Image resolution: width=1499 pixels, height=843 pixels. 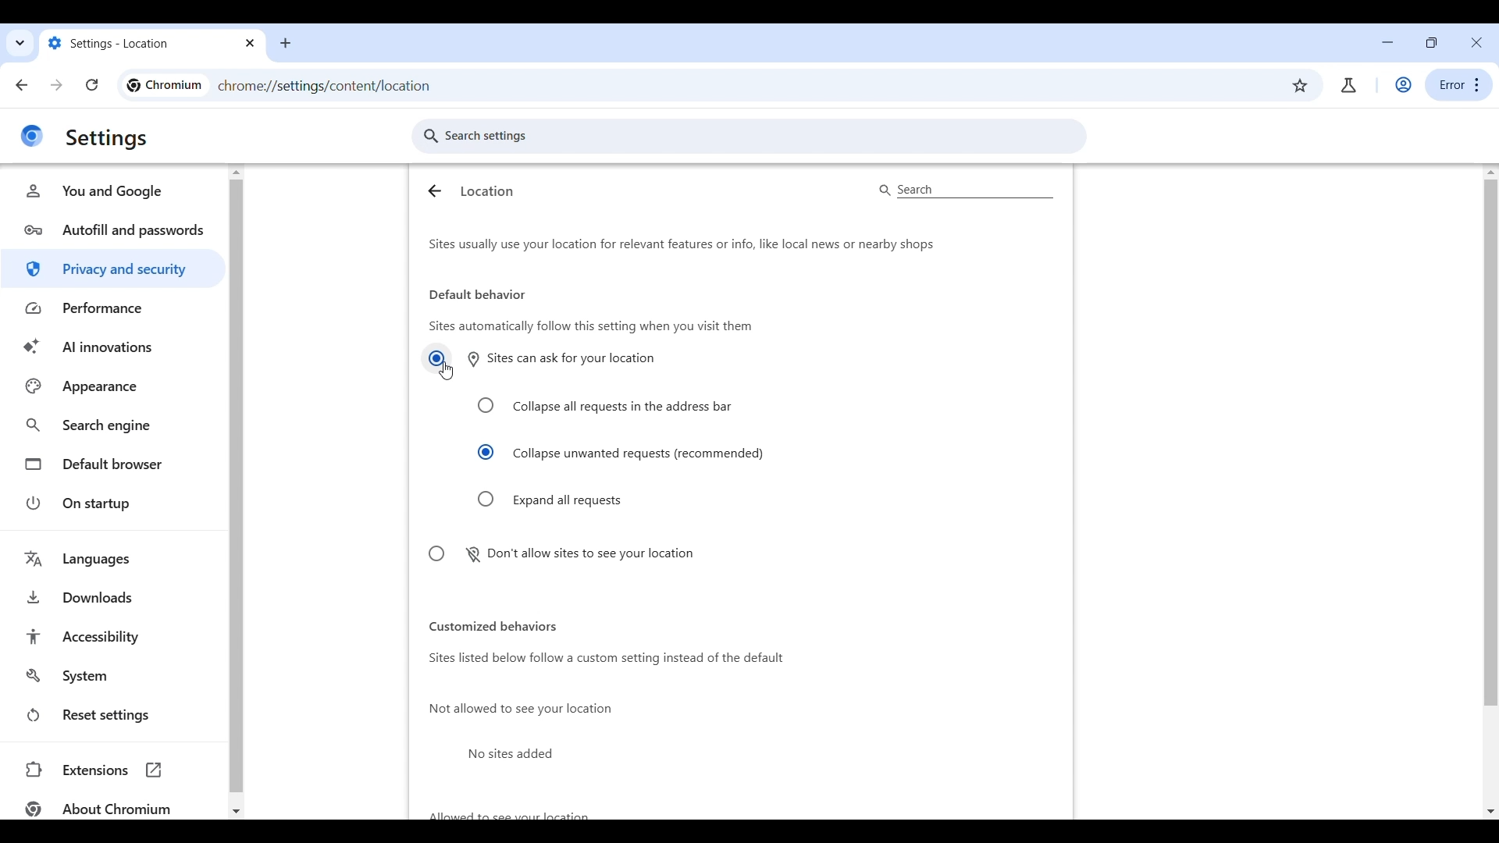 I want to click on Quick slide to top, so click(x=1490, y=171).